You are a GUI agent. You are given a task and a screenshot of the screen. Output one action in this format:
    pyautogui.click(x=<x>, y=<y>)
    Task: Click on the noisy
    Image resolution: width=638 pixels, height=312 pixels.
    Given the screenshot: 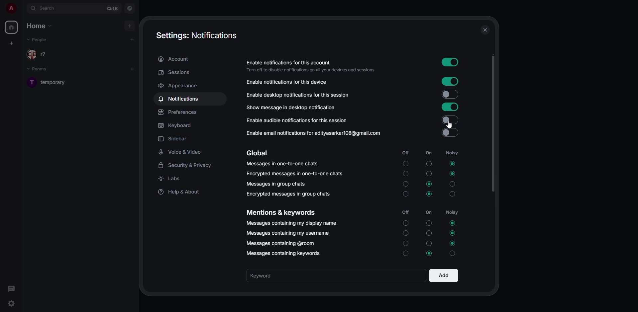 What is the action you would take?
    pyautogui.click(x=452, y=153)
    